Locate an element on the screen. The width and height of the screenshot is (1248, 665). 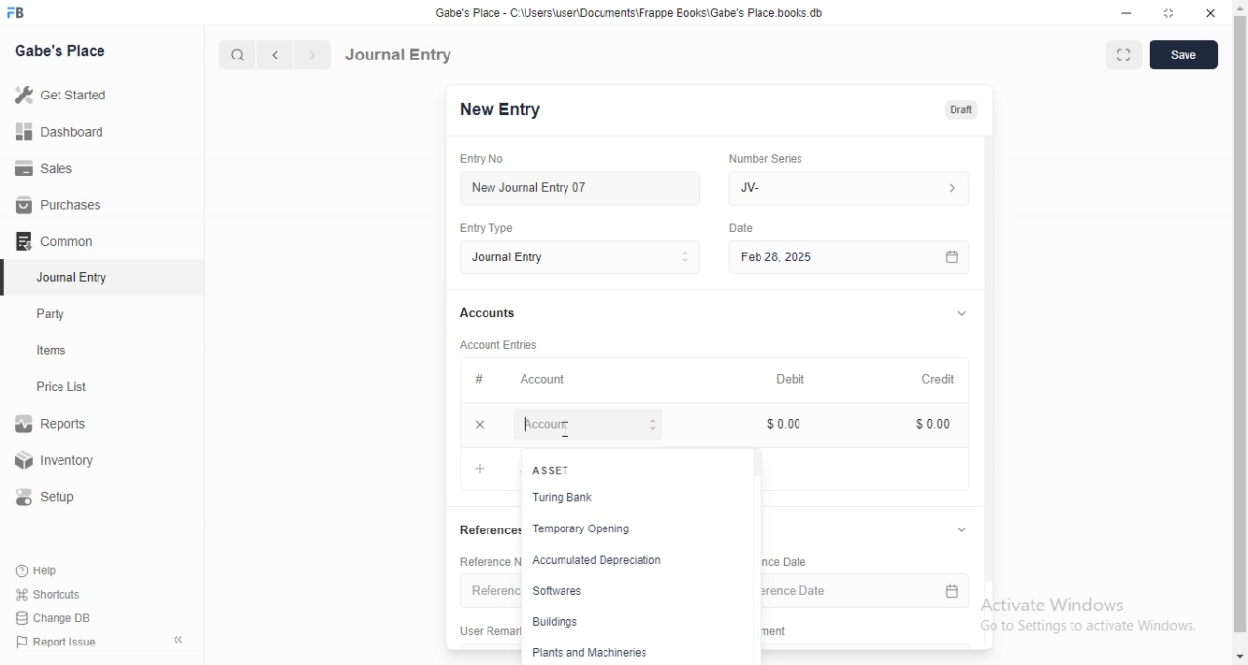
Accounts is located at coordinates (493, 313).